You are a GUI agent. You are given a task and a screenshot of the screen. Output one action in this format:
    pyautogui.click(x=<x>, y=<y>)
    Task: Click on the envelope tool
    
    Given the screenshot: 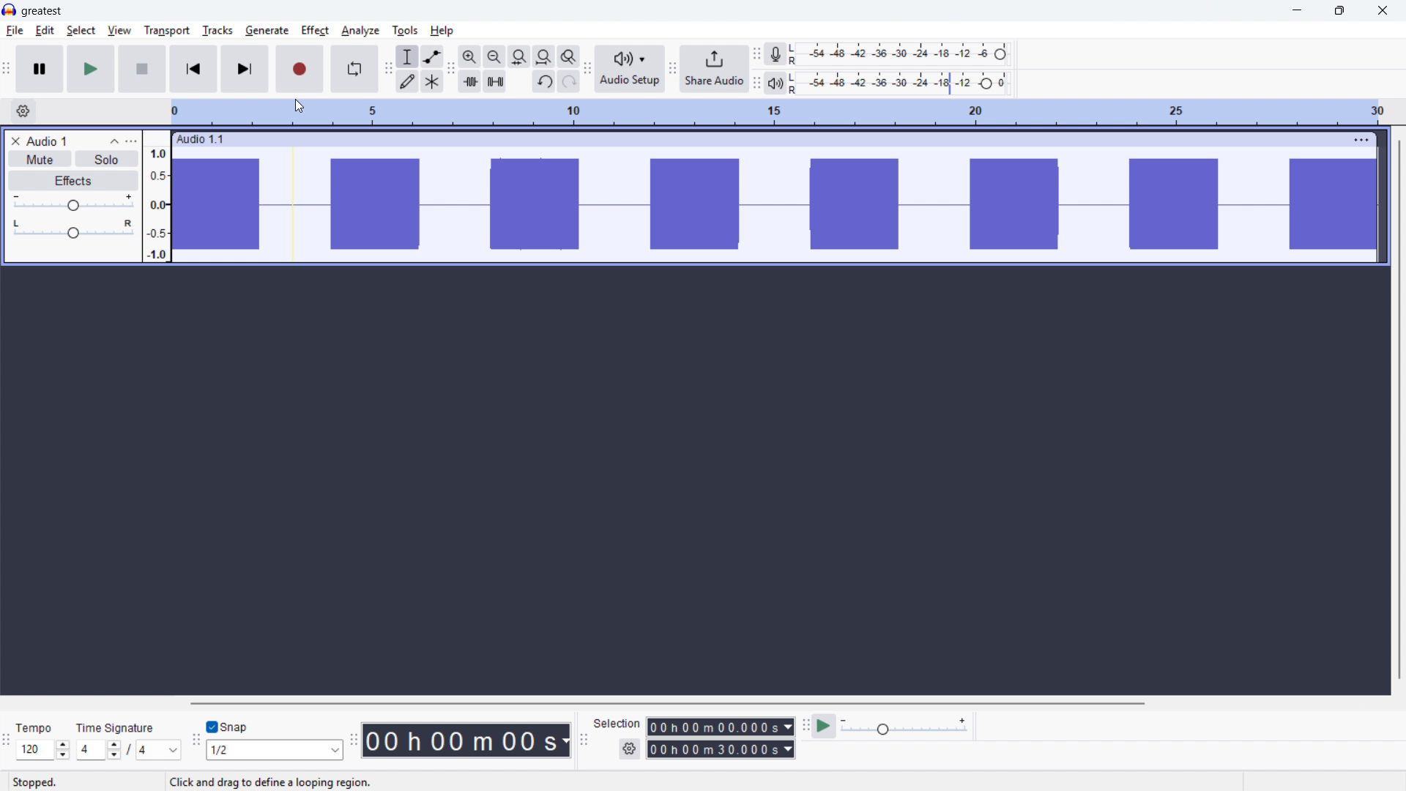 What is the action you would take?
    pyautogui.click(x=433, y=56)
    